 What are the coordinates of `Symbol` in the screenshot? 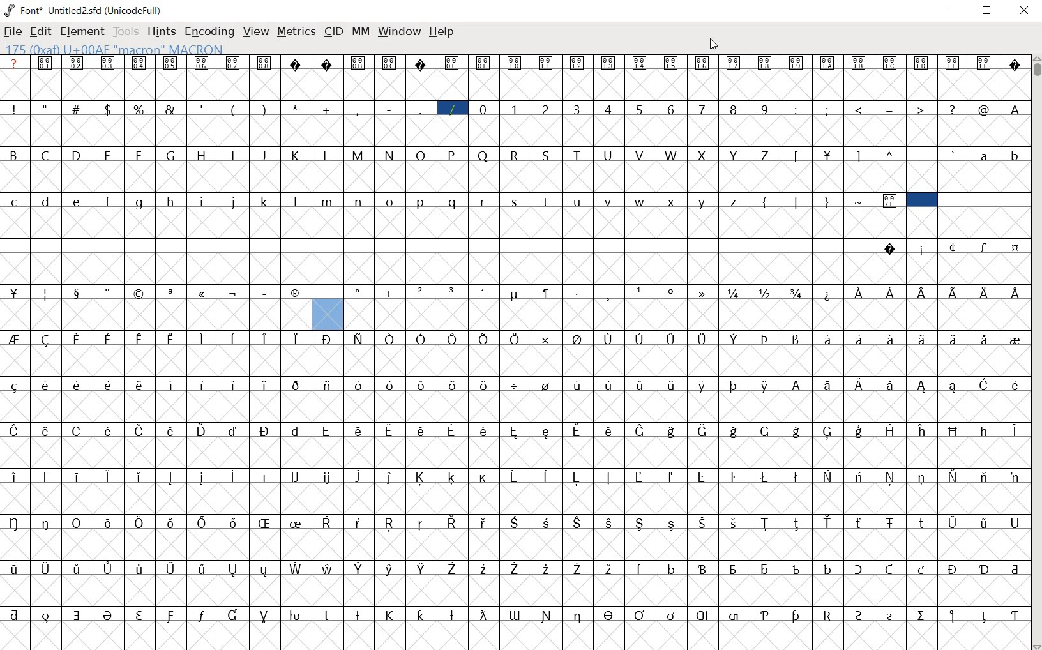 It's located at (359, 384).